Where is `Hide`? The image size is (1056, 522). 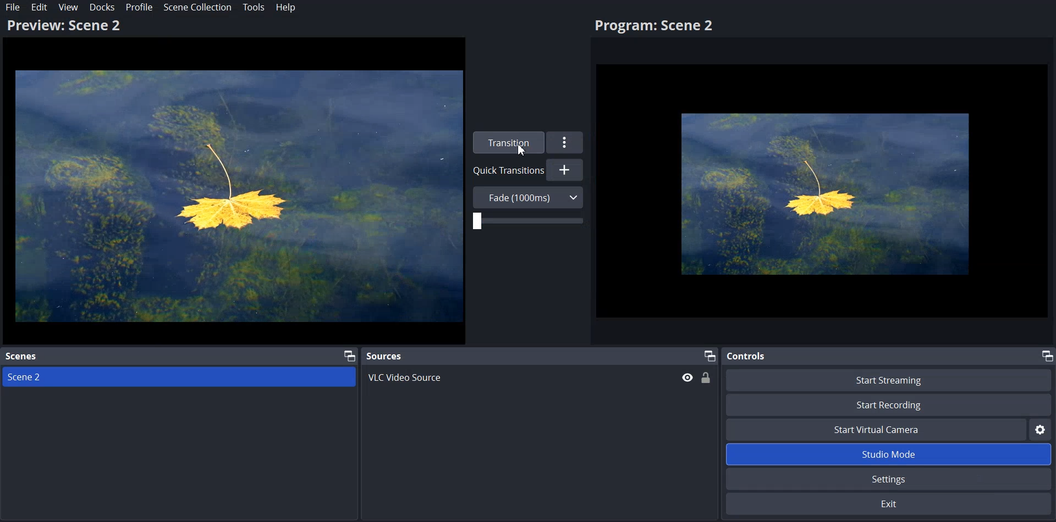 Hide is located at coordinates (688, 376).